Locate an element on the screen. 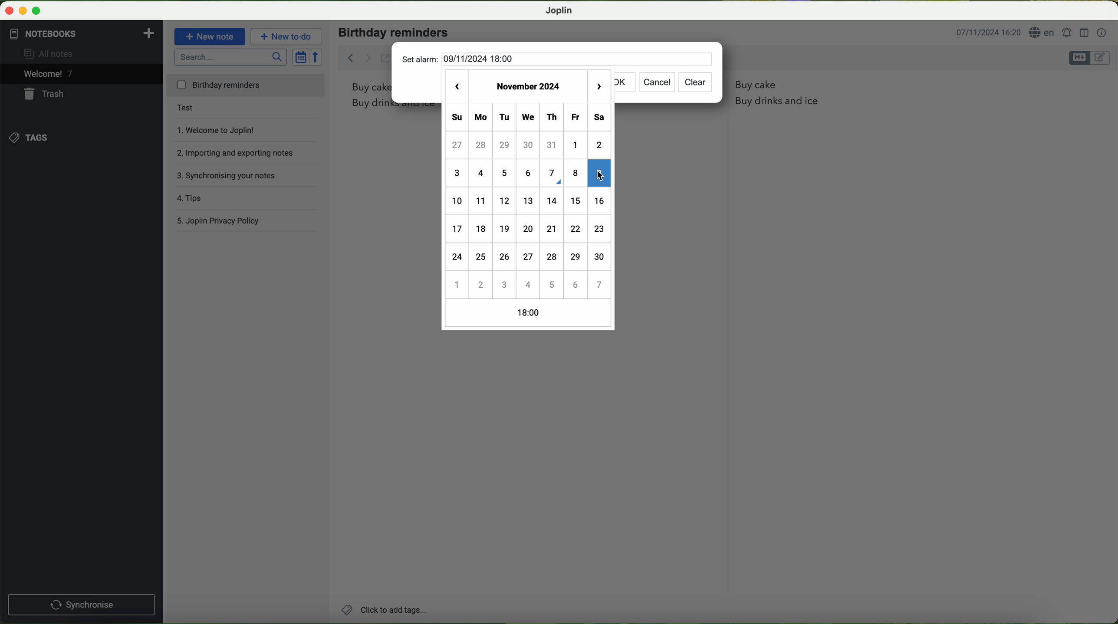 The image size is (1118, 624). test is located at coordinates (201, 109).